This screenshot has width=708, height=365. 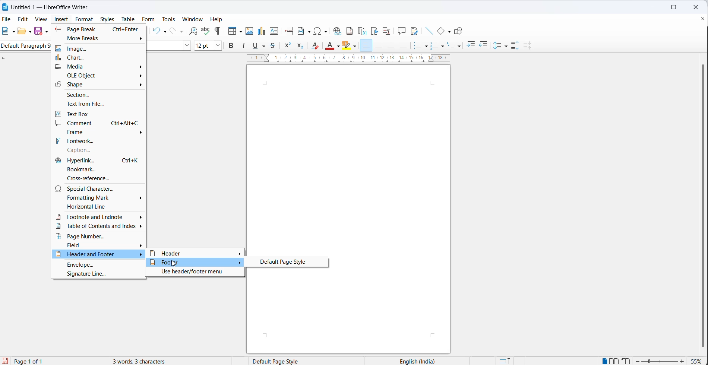 What do you see at coordinates (4, 361) in the screenshot?
I see `save` at bounding box center [4, 361].